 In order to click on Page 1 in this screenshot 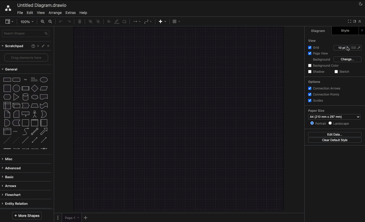, I will do `click(70, 217)`.